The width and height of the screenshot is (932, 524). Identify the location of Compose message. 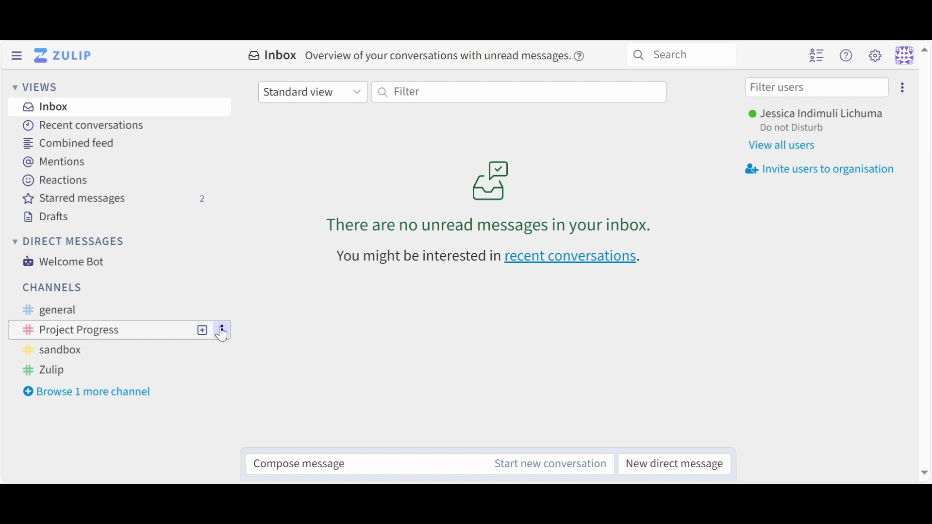
(366, 462).